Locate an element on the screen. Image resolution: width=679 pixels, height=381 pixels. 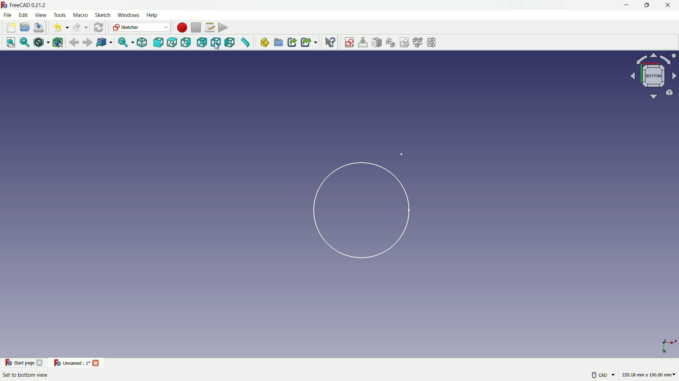
undo is located at coordinates (59, 27).